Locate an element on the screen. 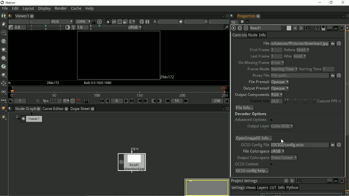 The height and width of the screenshot is (196, 349). Layout is located at coordinates (28, 9).